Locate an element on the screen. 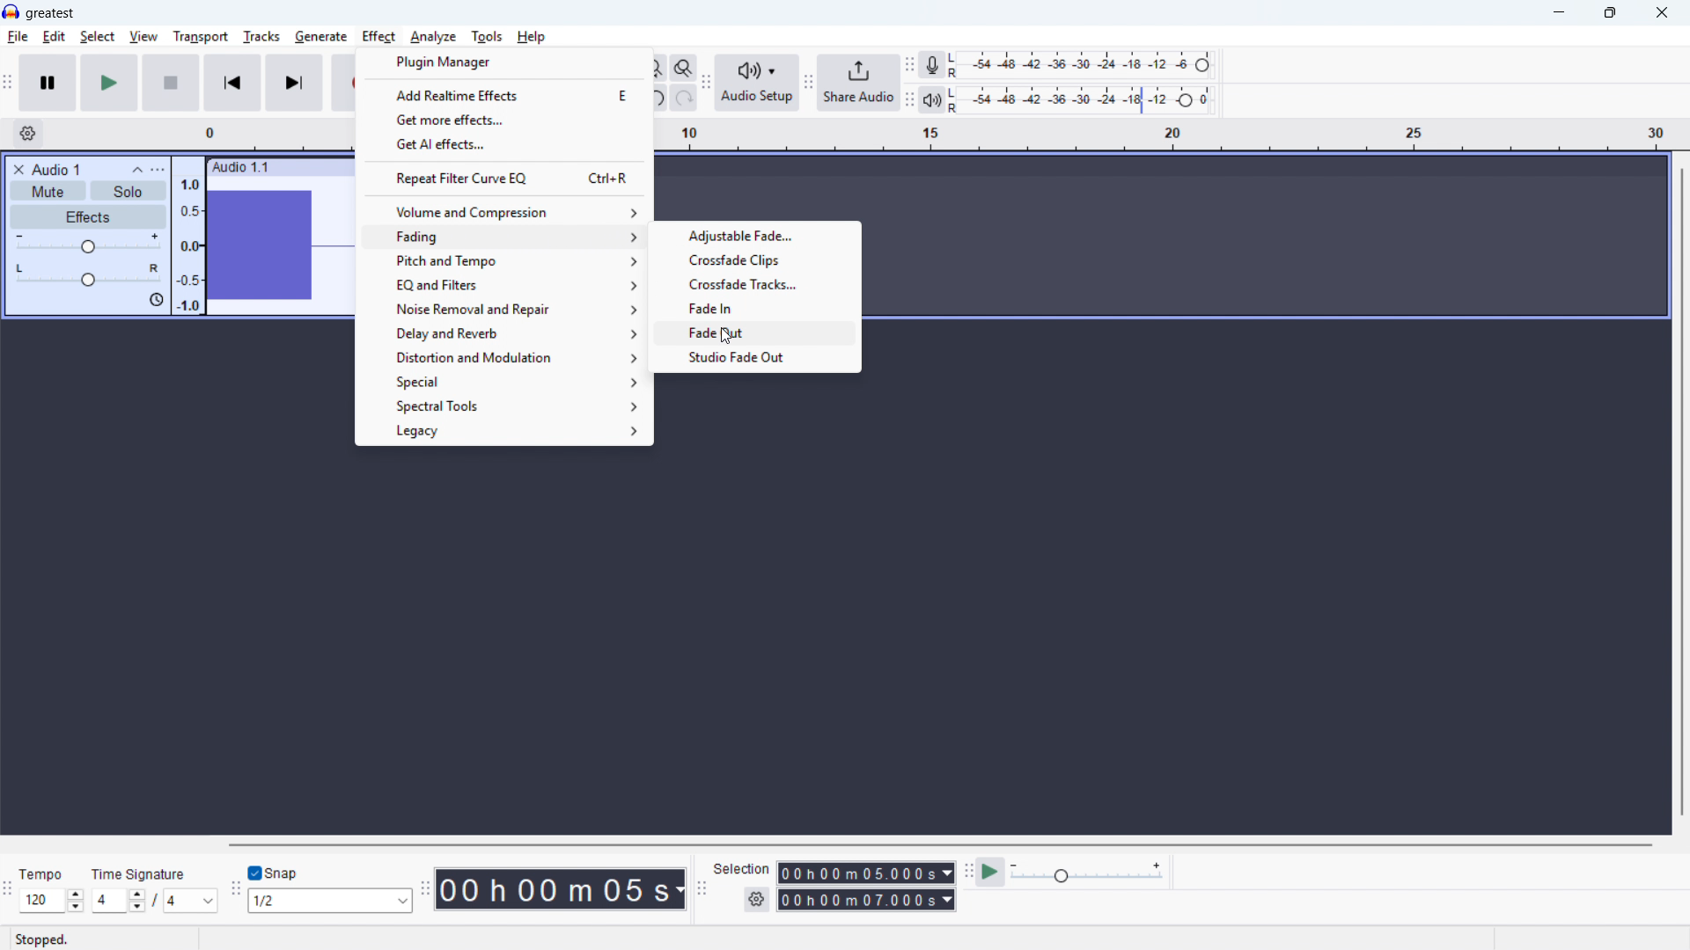 The width and height of the screenshot is (1690, 950). tools is located at coordinates (487, 37).